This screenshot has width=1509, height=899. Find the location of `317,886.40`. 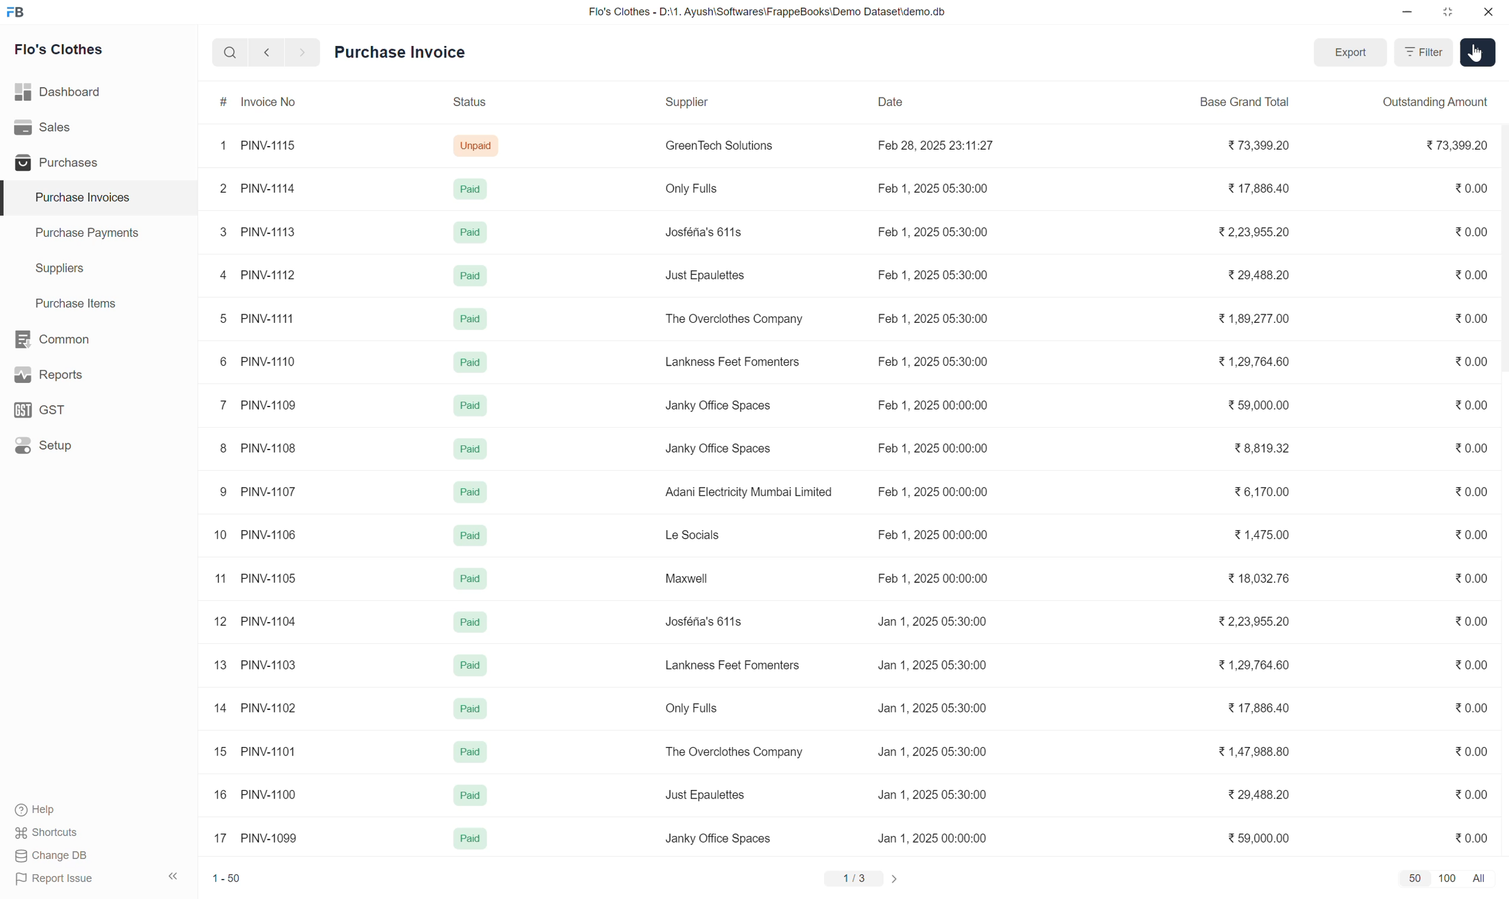

317,886.40 is located at coordinates (1267, 708).